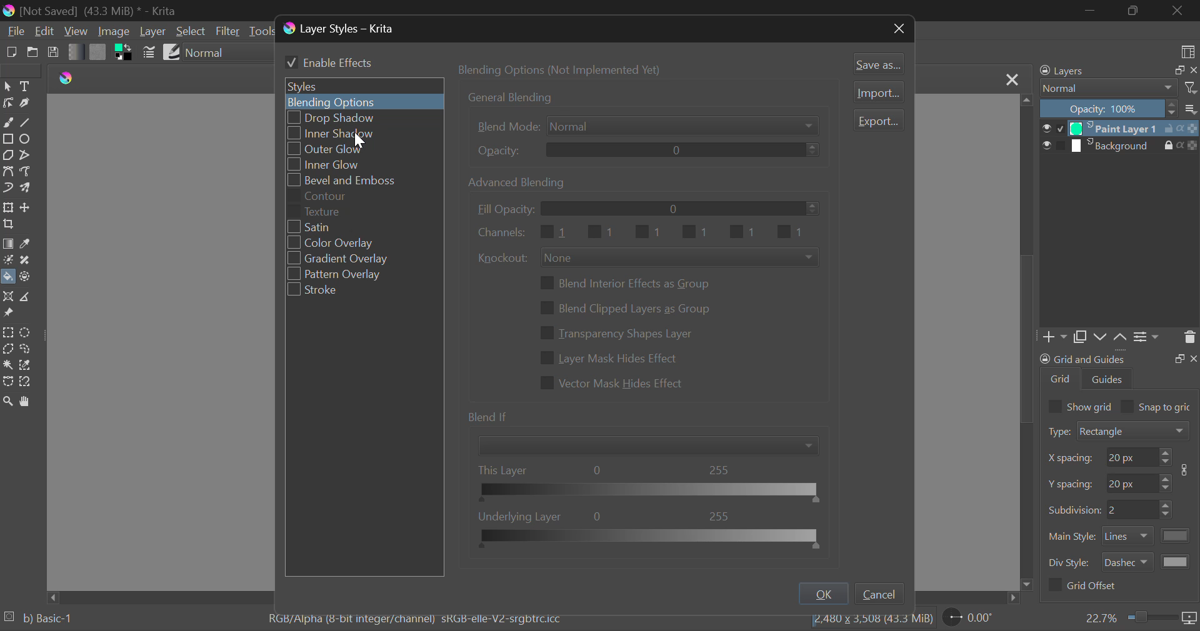 The width and height of the screenshot is (1200, 631). Describe the element at coordinates (149, 52) in the screenshot. I see `Brush Settings` at that location.